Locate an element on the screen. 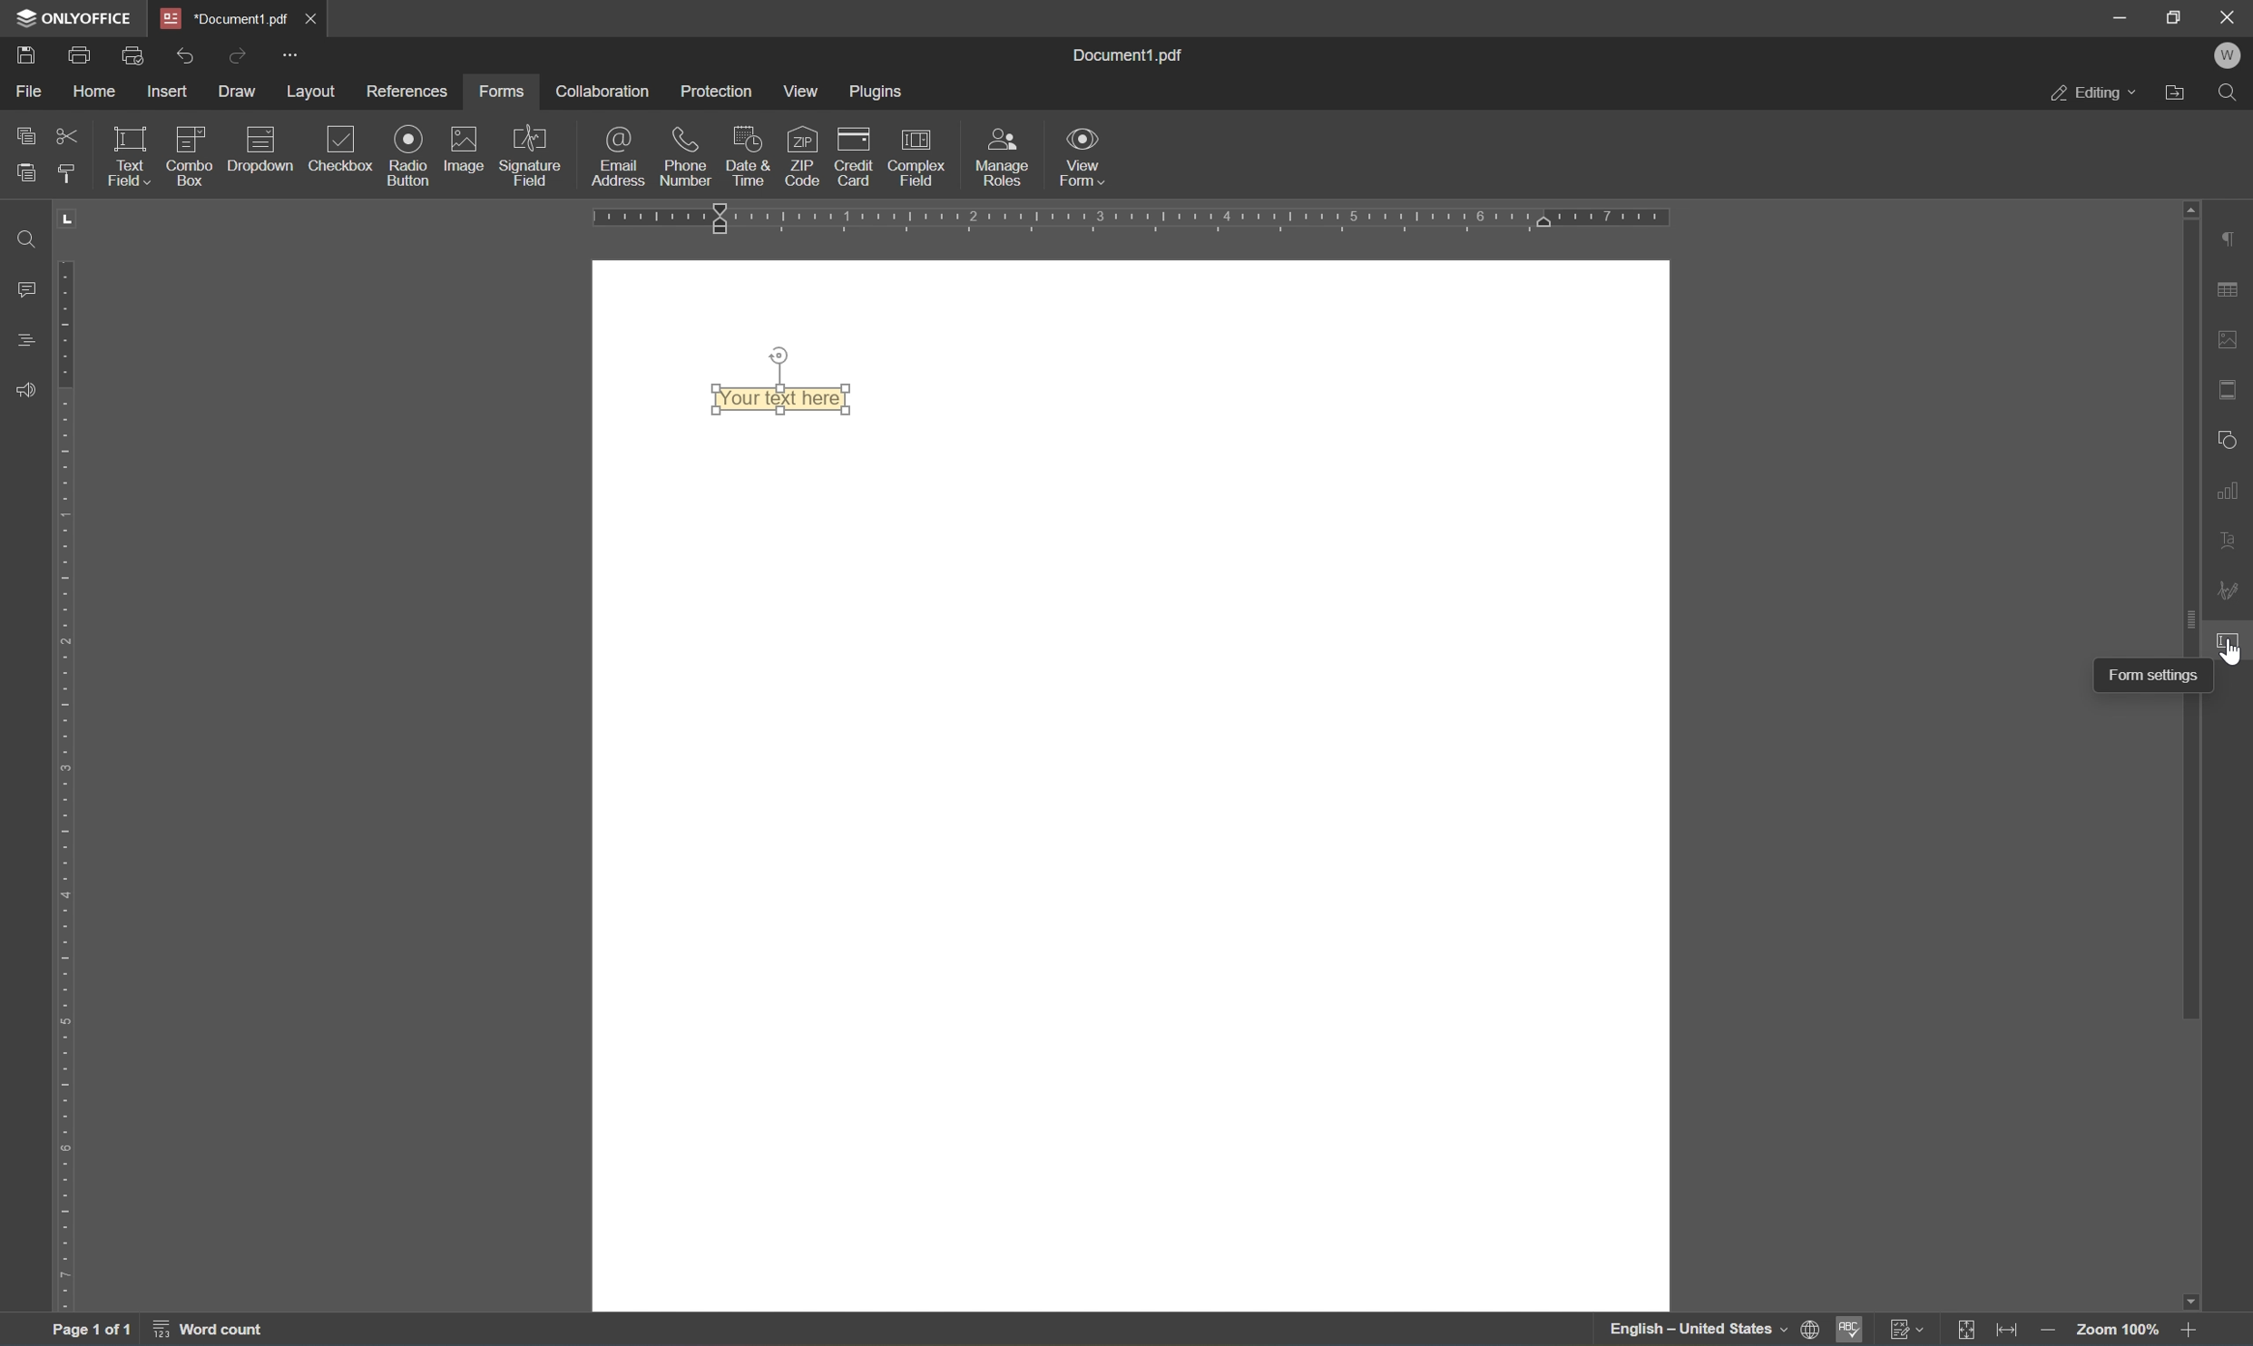 The width and height of the screenshot is (2253, 1346). ruler is located at coordinates (72, 786).